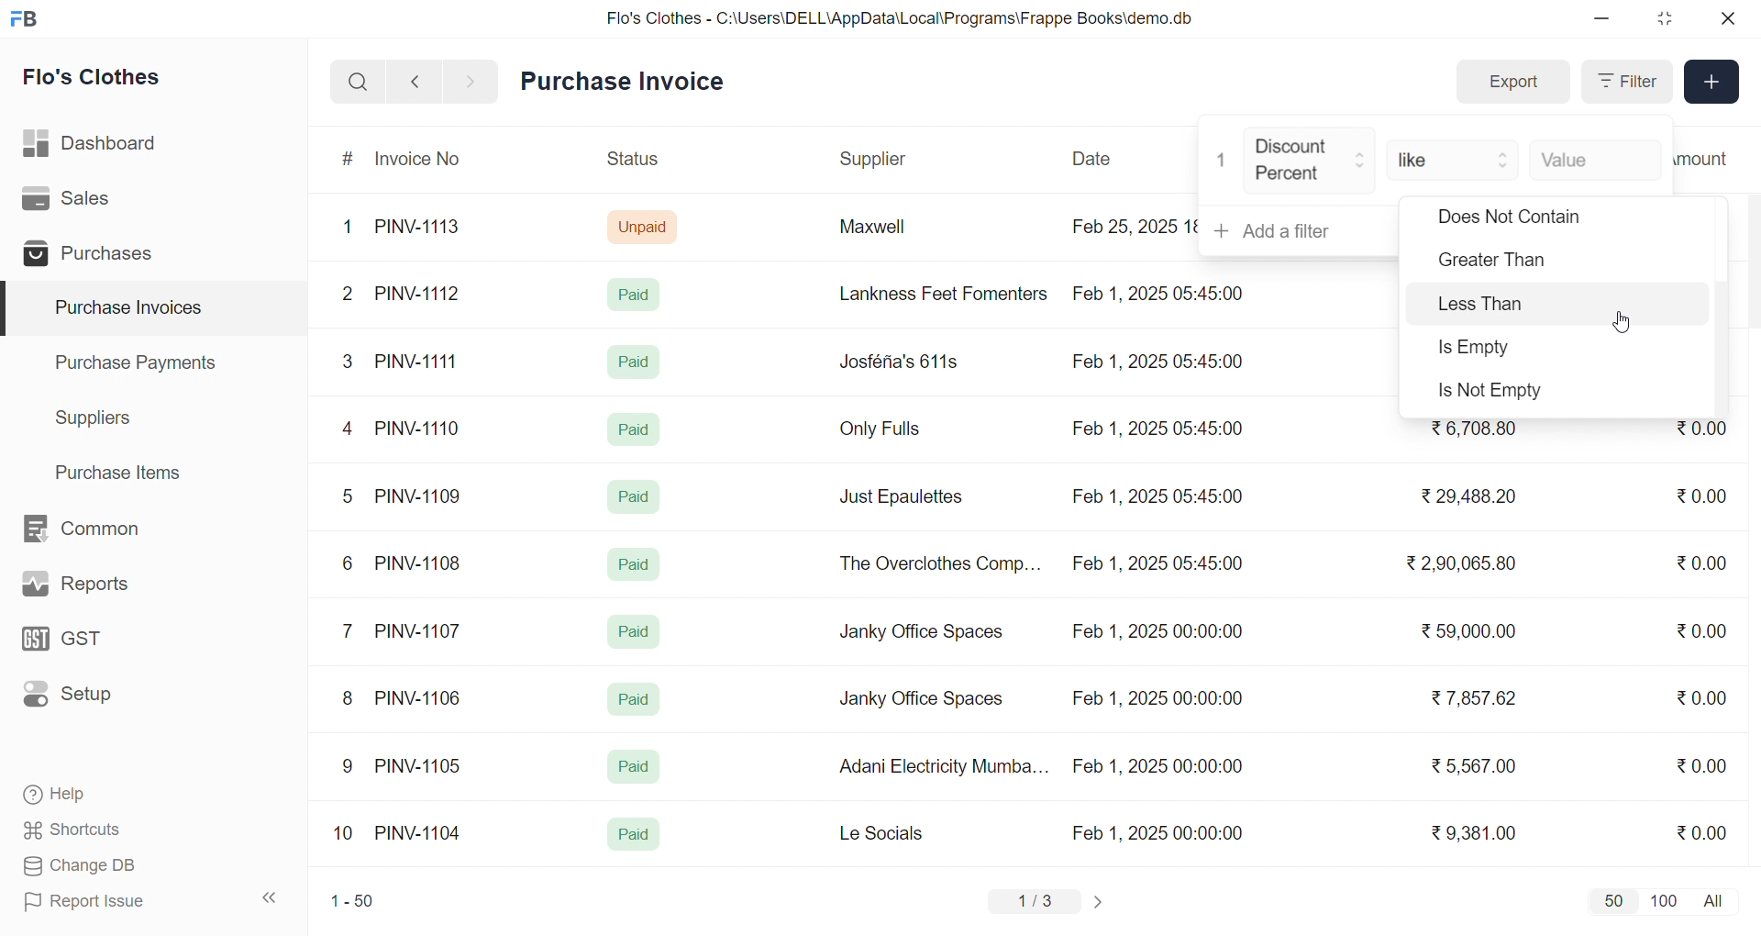 This screenshot has width=1761, height=936. What do you see at coordinates (349, 766) in the screenshot?
I see `9` at bounding box center [349, 766].